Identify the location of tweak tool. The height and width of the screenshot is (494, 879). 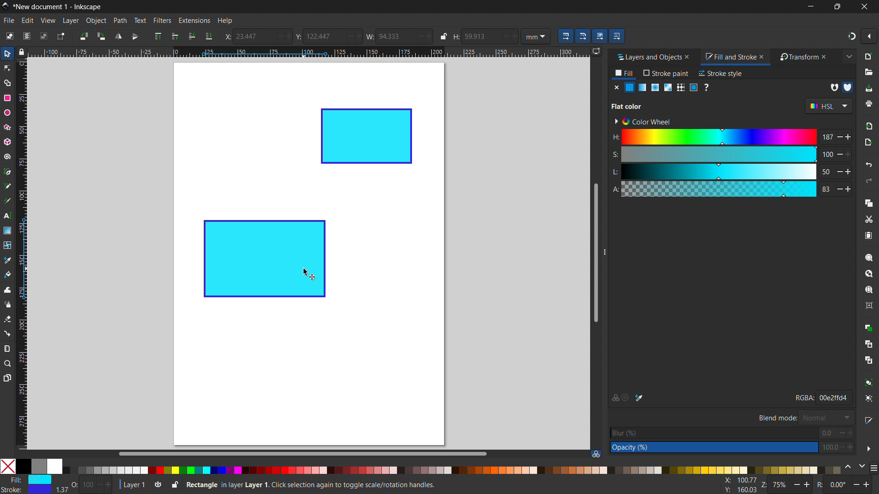
(7, 290).